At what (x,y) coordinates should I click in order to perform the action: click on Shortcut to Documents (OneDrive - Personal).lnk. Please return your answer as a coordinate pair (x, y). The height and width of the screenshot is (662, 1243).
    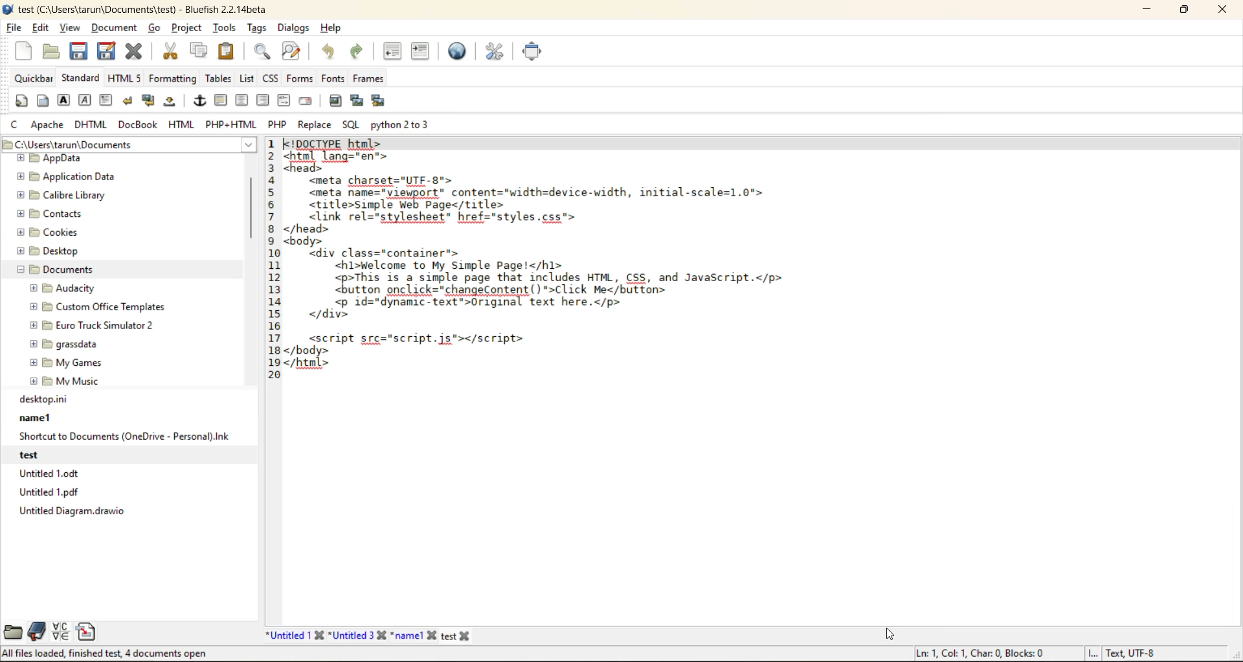
    Looking at the image, I should click on (123, 437).